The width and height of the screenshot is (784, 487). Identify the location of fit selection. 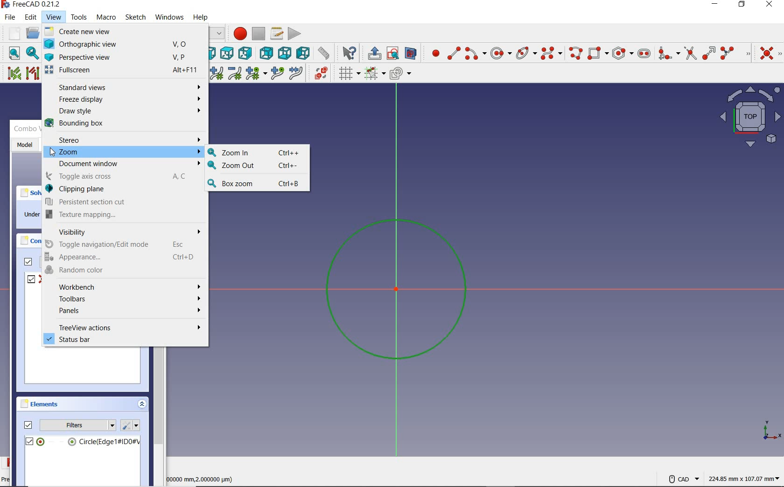
(31, 53).